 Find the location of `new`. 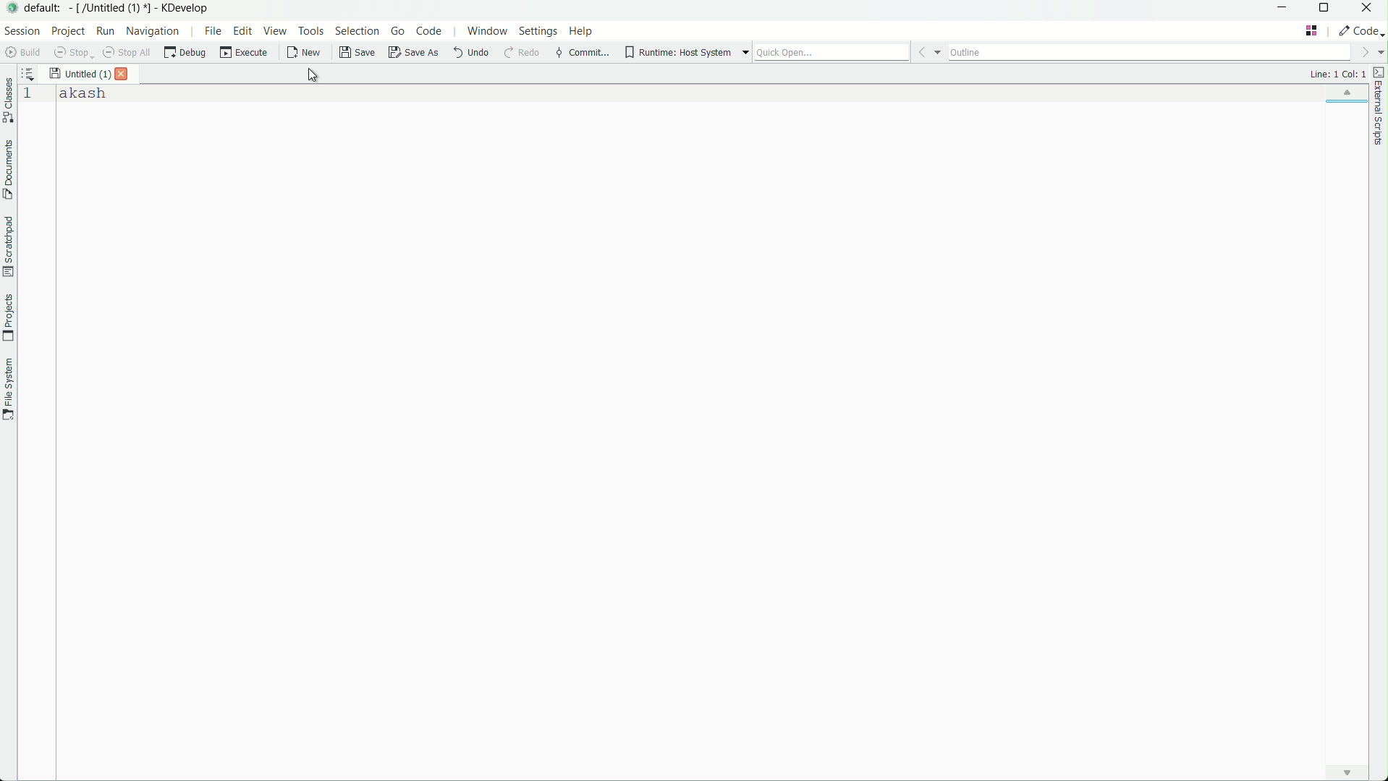

new is located at coordinates (304, 52).